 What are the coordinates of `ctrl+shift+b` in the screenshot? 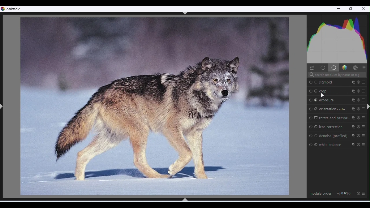 It's located at (185, 199).